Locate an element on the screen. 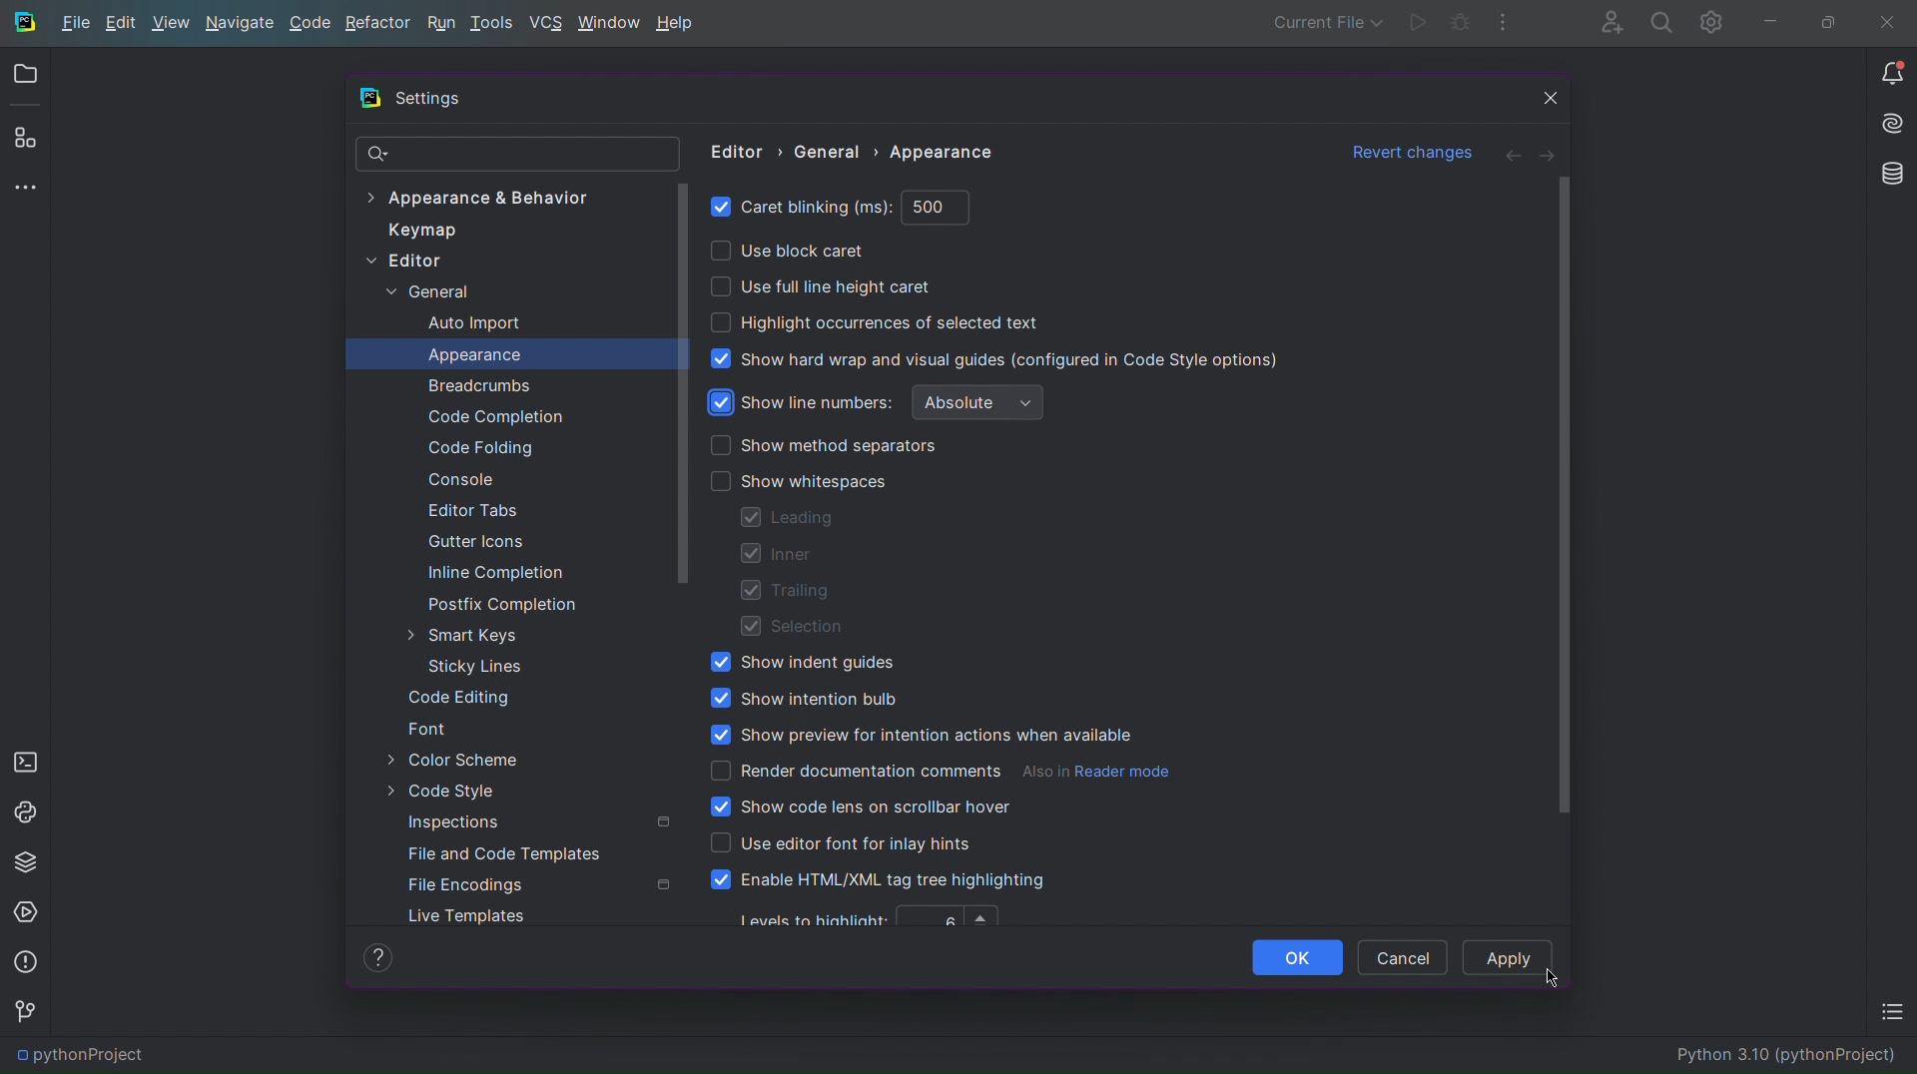 This screenshot has width=1917, height=1074. Scrollbar is located at coordinates (1563, 498).